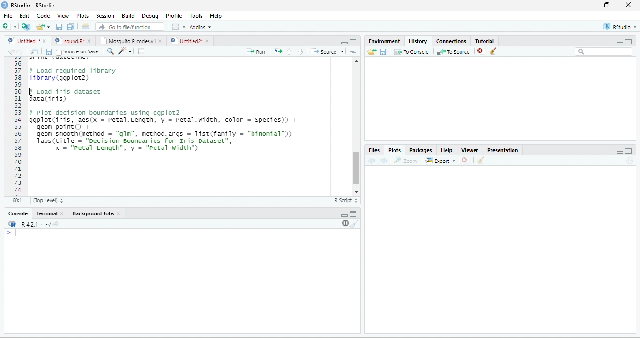  I want to click on logo, so click(4, 5).